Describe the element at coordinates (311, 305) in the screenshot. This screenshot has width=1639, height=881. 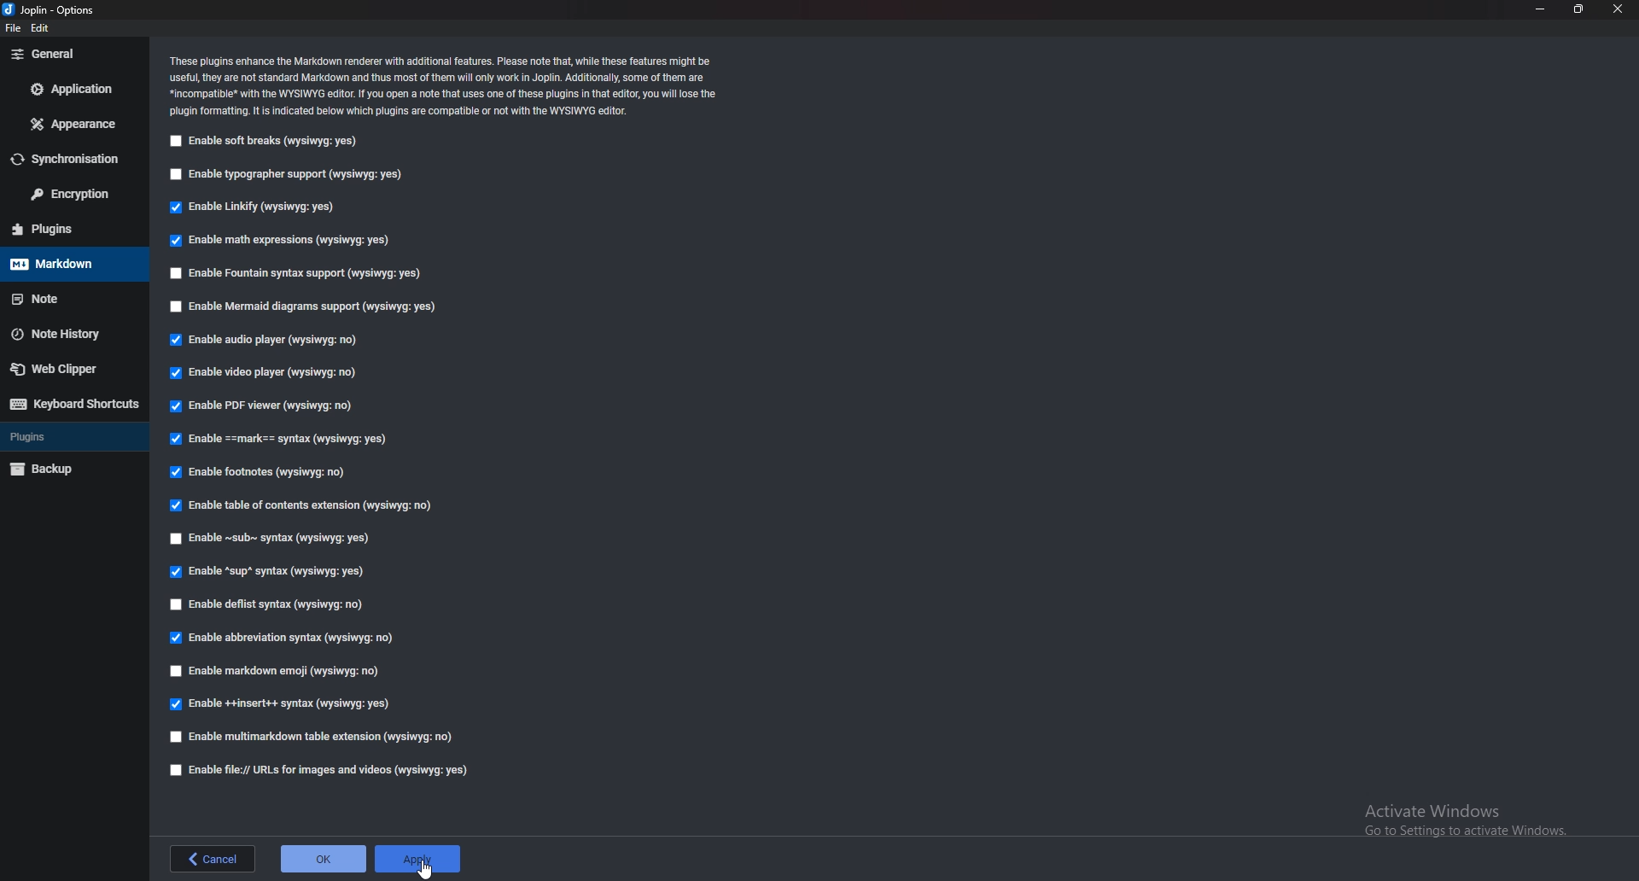
I see `Enable mermaid diagram support` at that location.